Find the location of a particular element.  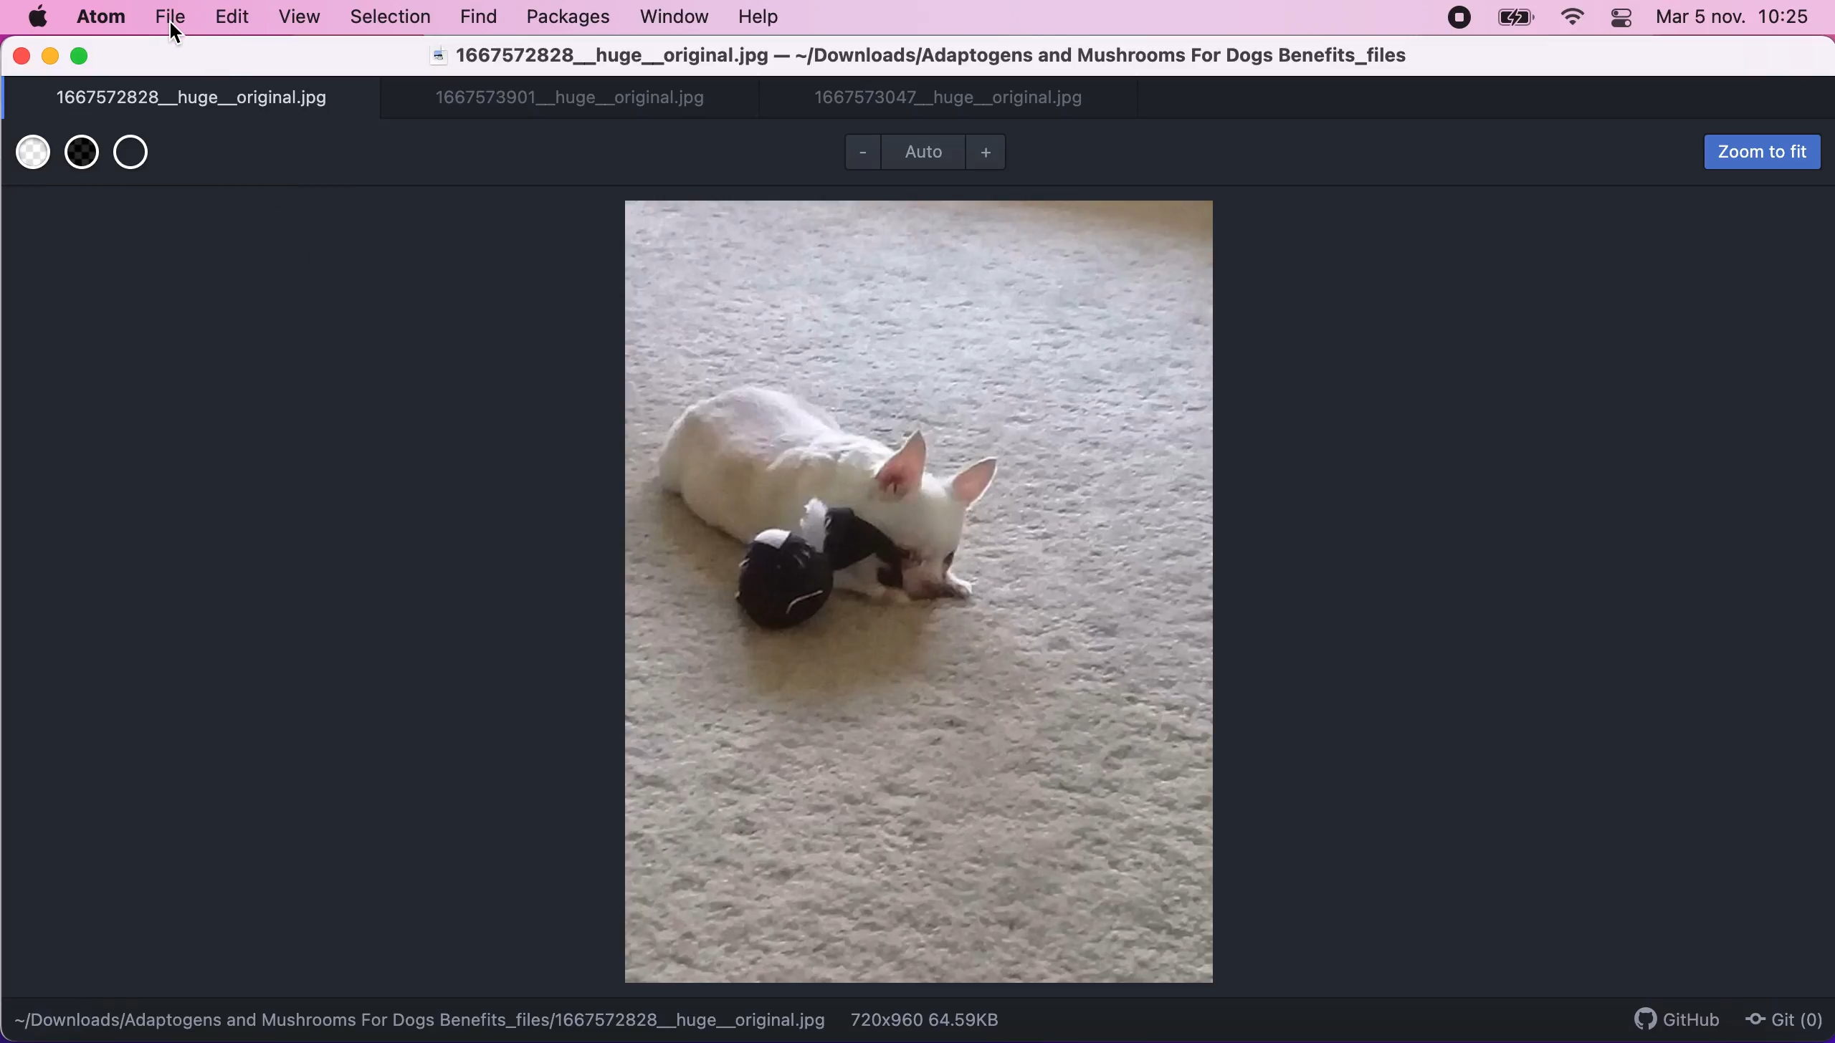

view is located at coordinates (302, 19).